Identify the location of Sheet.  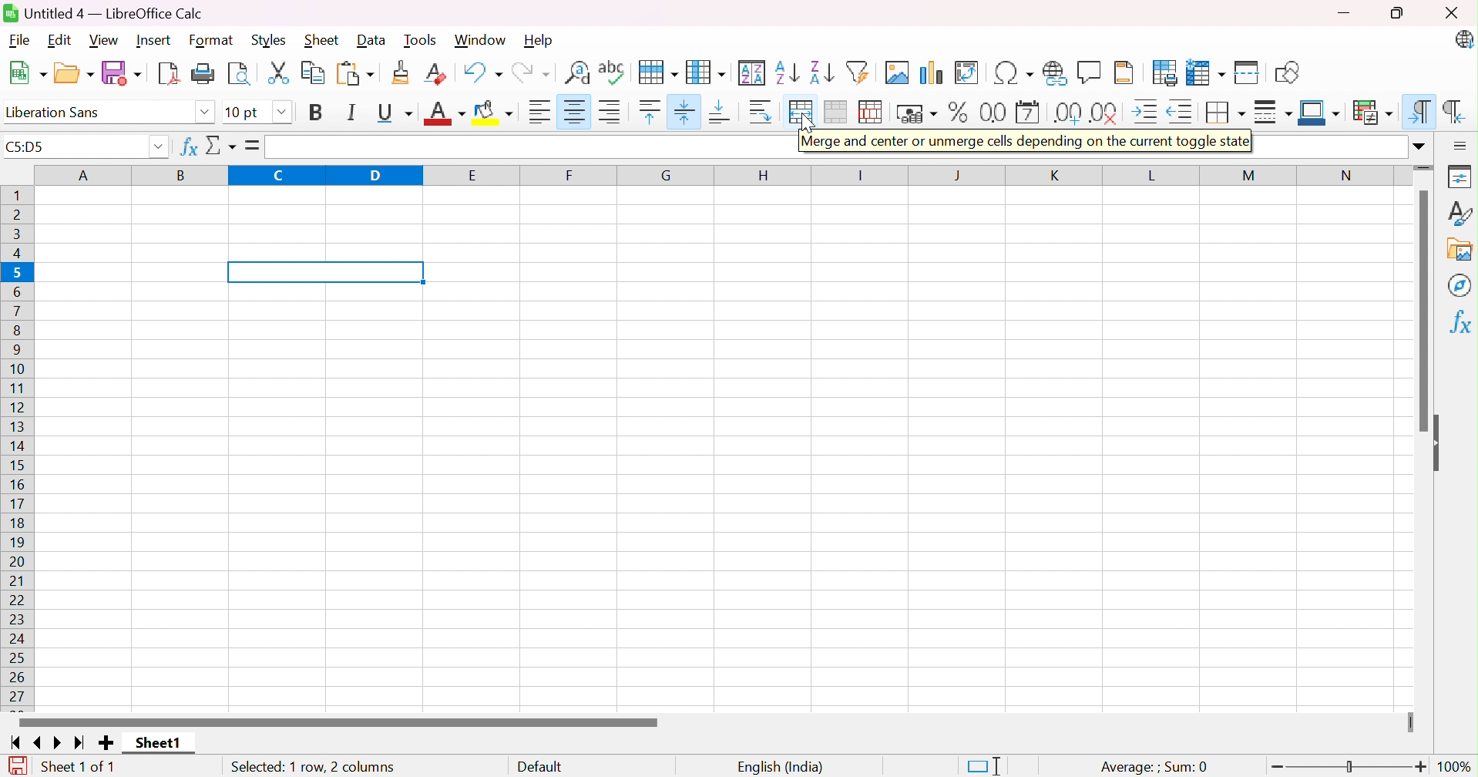
(321, 40).